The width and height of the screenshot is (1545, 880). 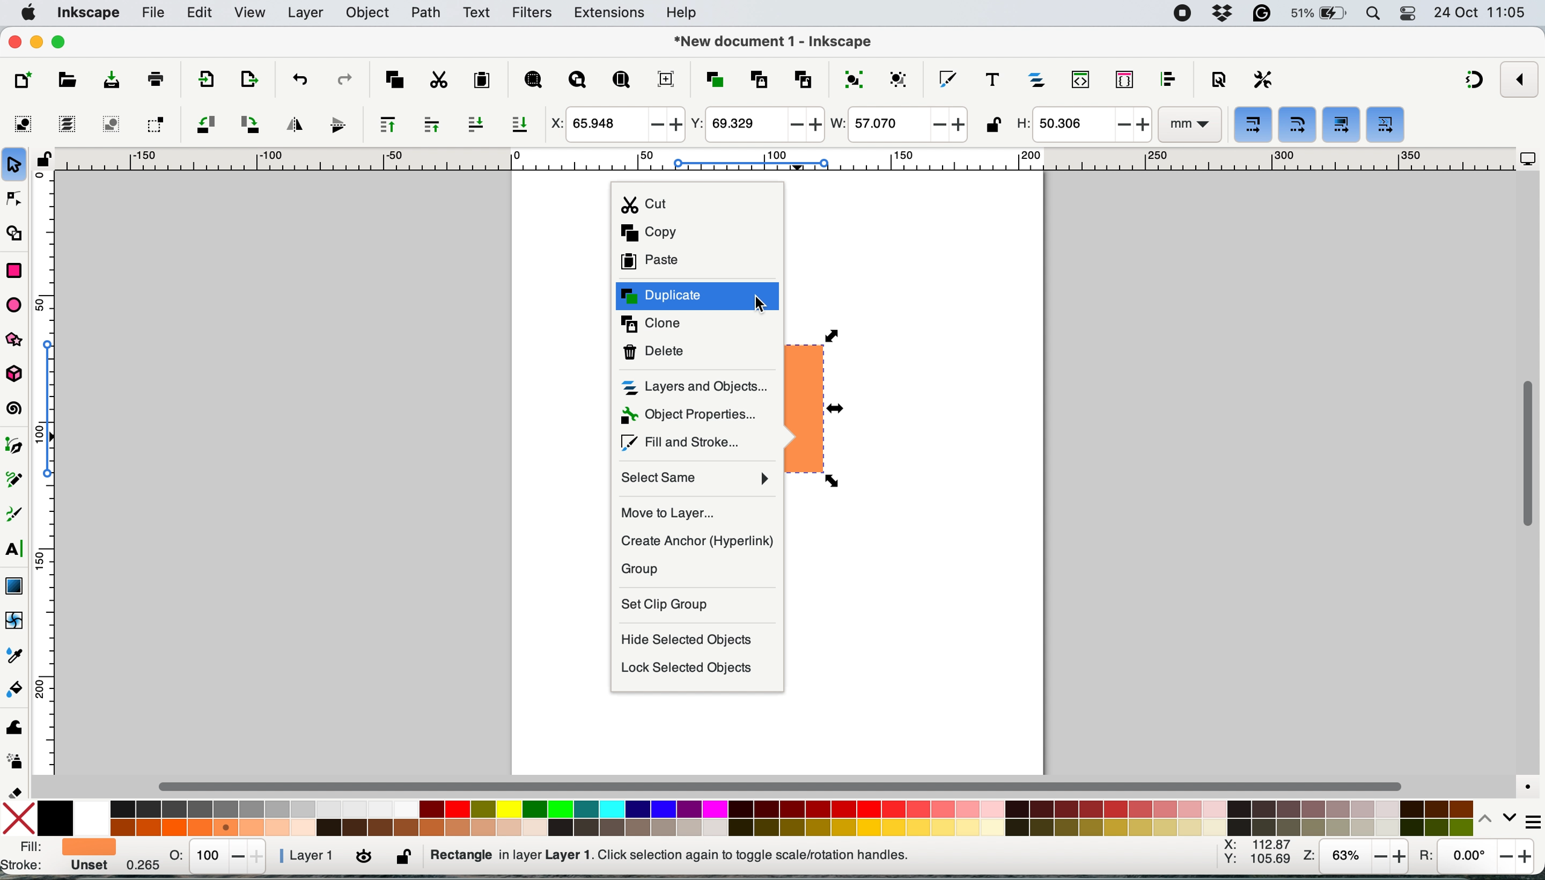 I want to click on selectors and css, so click(x=1125, y=79).